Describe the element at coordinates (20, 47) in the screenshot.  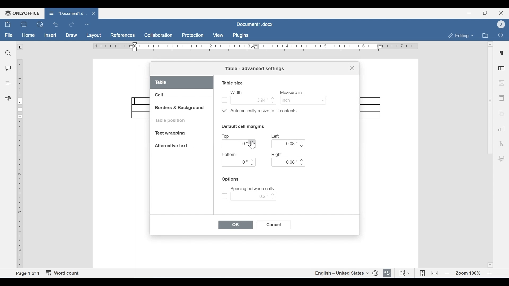
I see `Tab` at that location.